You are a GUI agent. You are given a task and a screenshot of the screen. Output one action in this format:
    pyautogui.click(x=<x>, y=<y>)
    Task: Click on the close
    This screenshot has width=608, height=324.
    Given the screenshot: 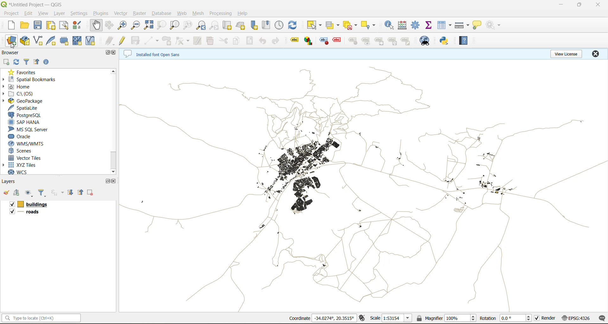 What is the action you would take?
    pyautogui.click(x=595, y=54)
    